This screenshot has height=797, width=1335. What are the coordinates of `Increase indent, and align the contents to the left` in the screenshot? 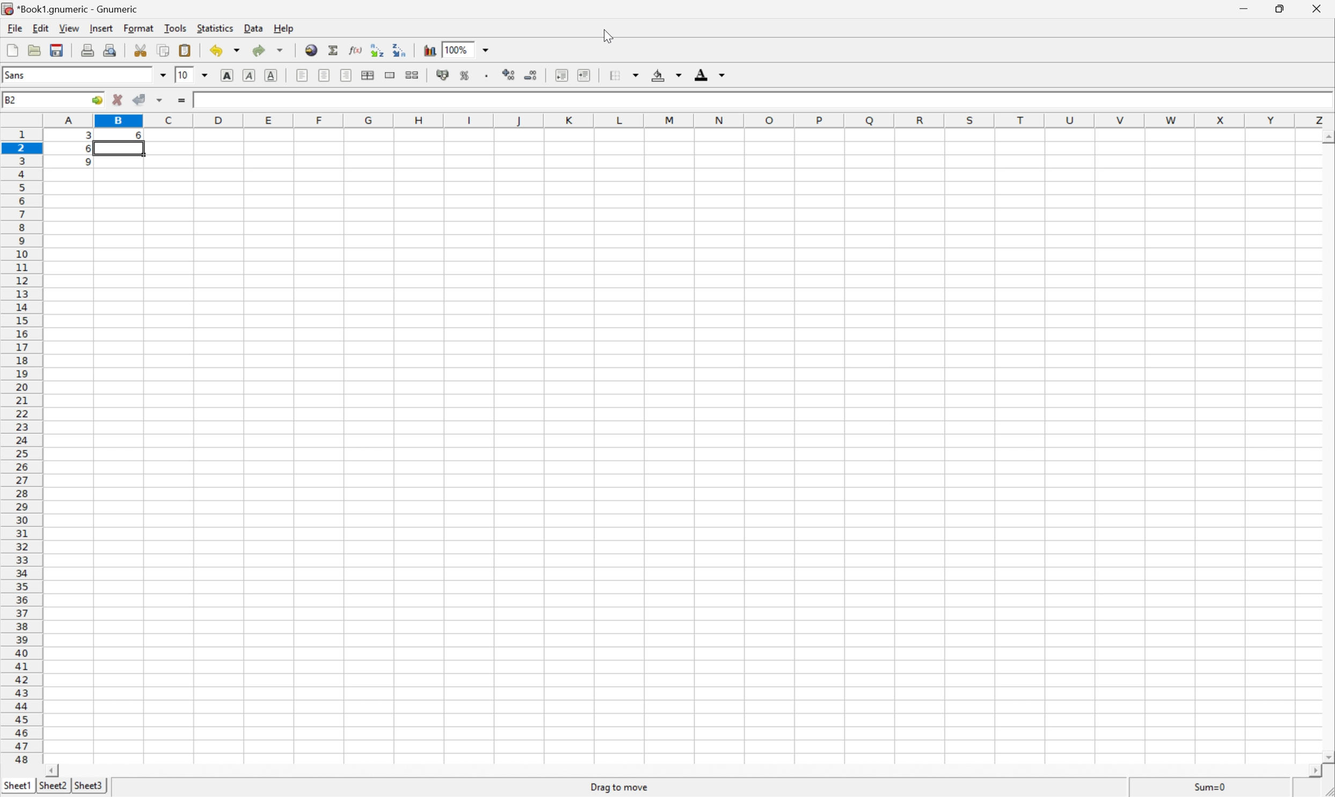 It's located at (585, 75).